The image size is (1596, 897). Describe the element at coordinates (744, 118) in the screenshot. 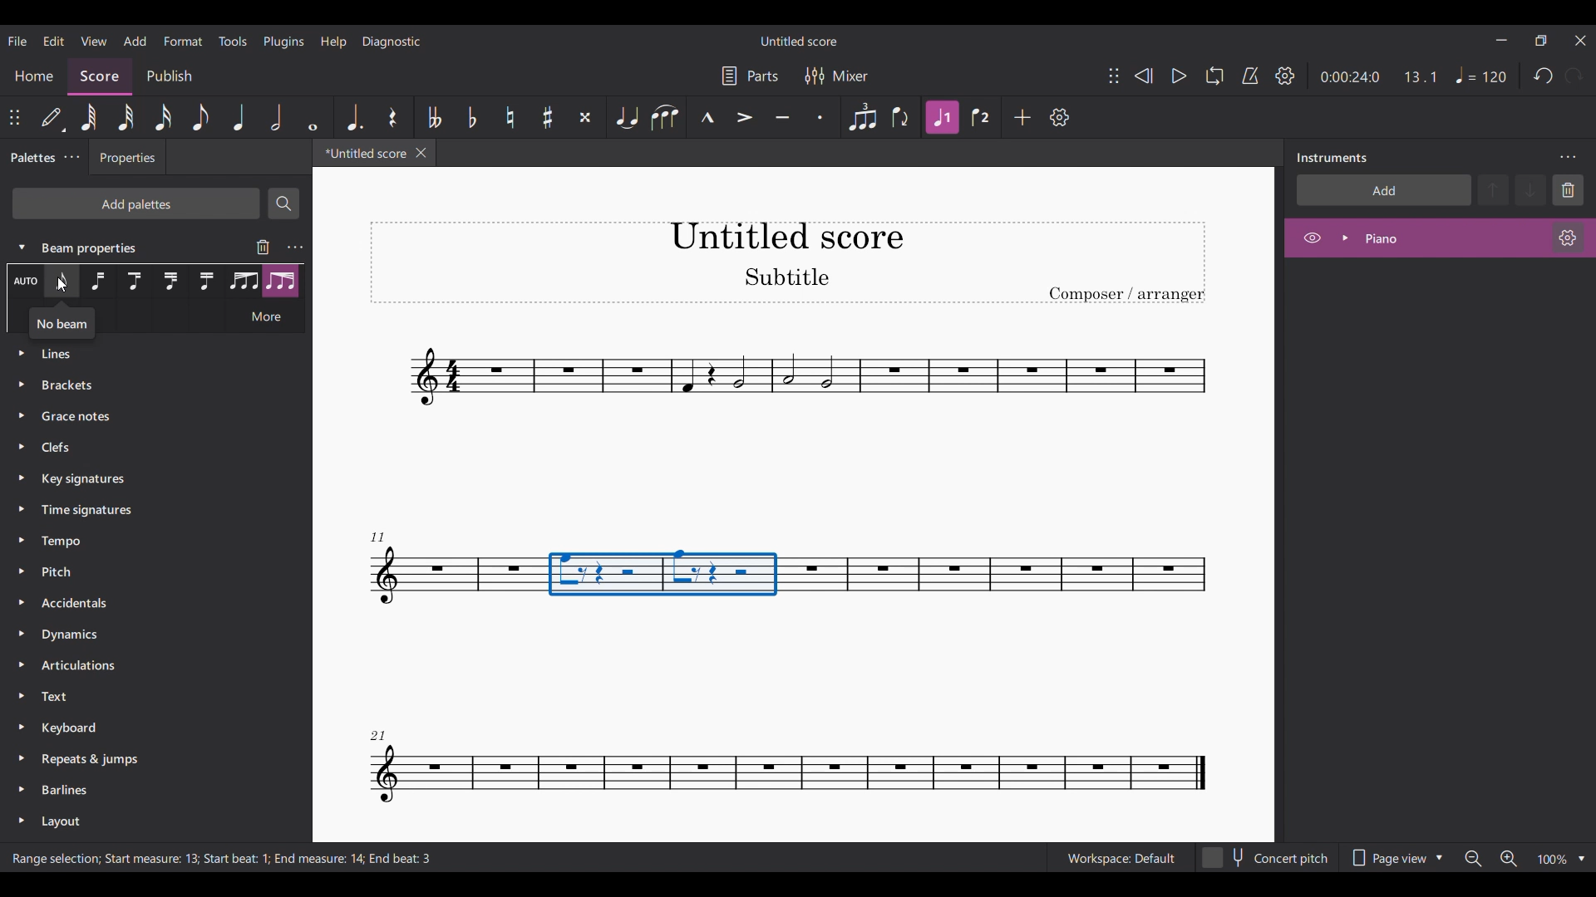

I see `Accent` at that location.